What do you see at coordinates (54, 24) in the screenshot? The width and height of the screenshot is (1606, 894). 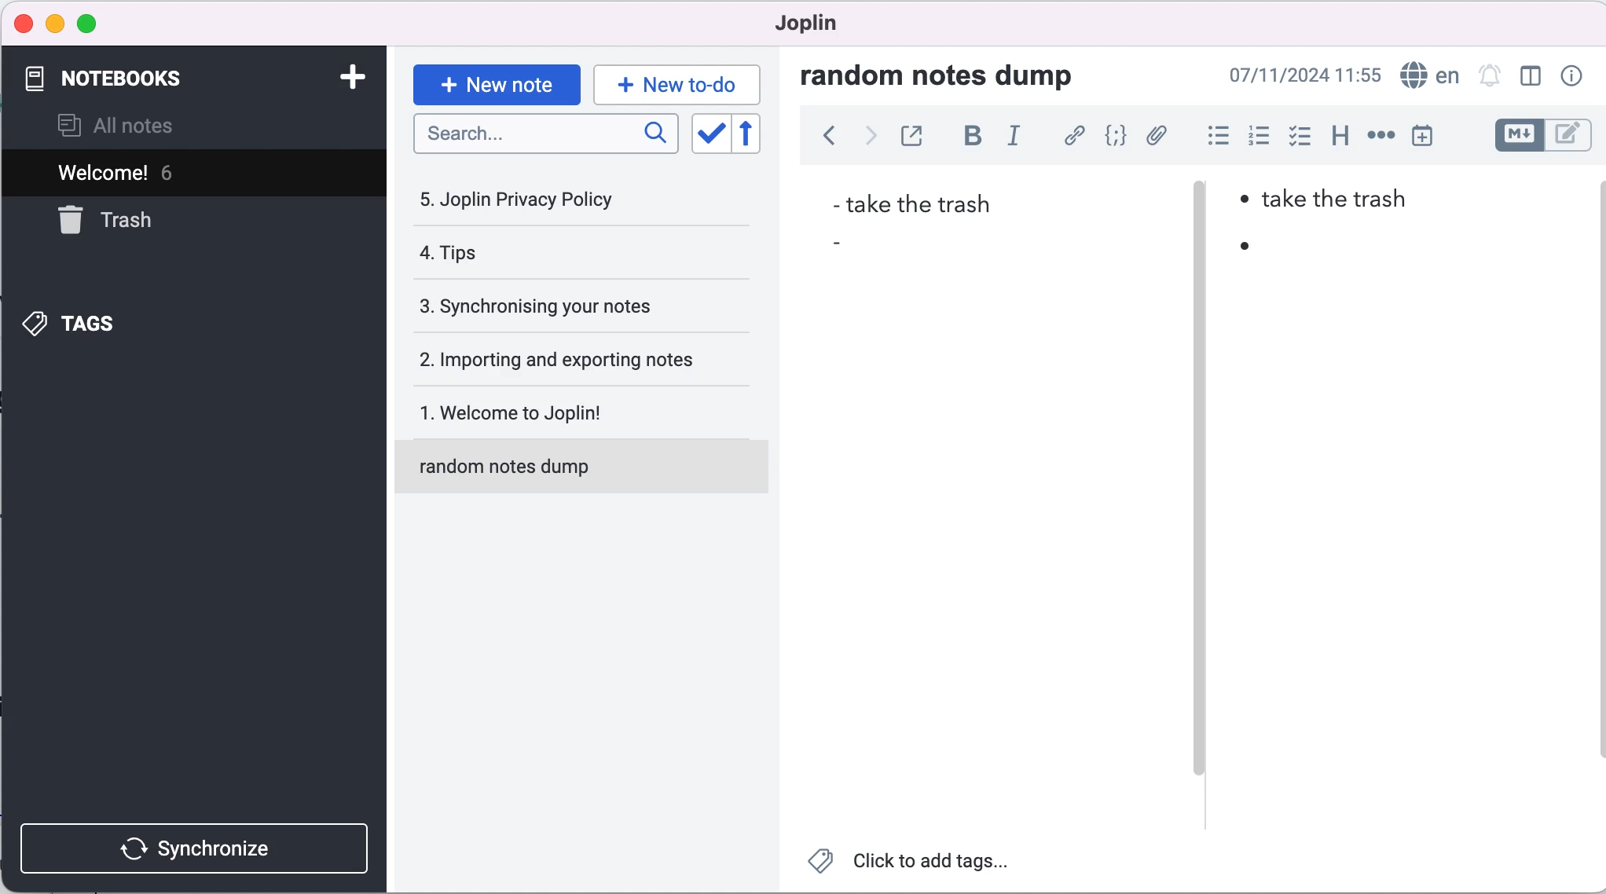 I see `minimize` at bounding box center [54, 24].